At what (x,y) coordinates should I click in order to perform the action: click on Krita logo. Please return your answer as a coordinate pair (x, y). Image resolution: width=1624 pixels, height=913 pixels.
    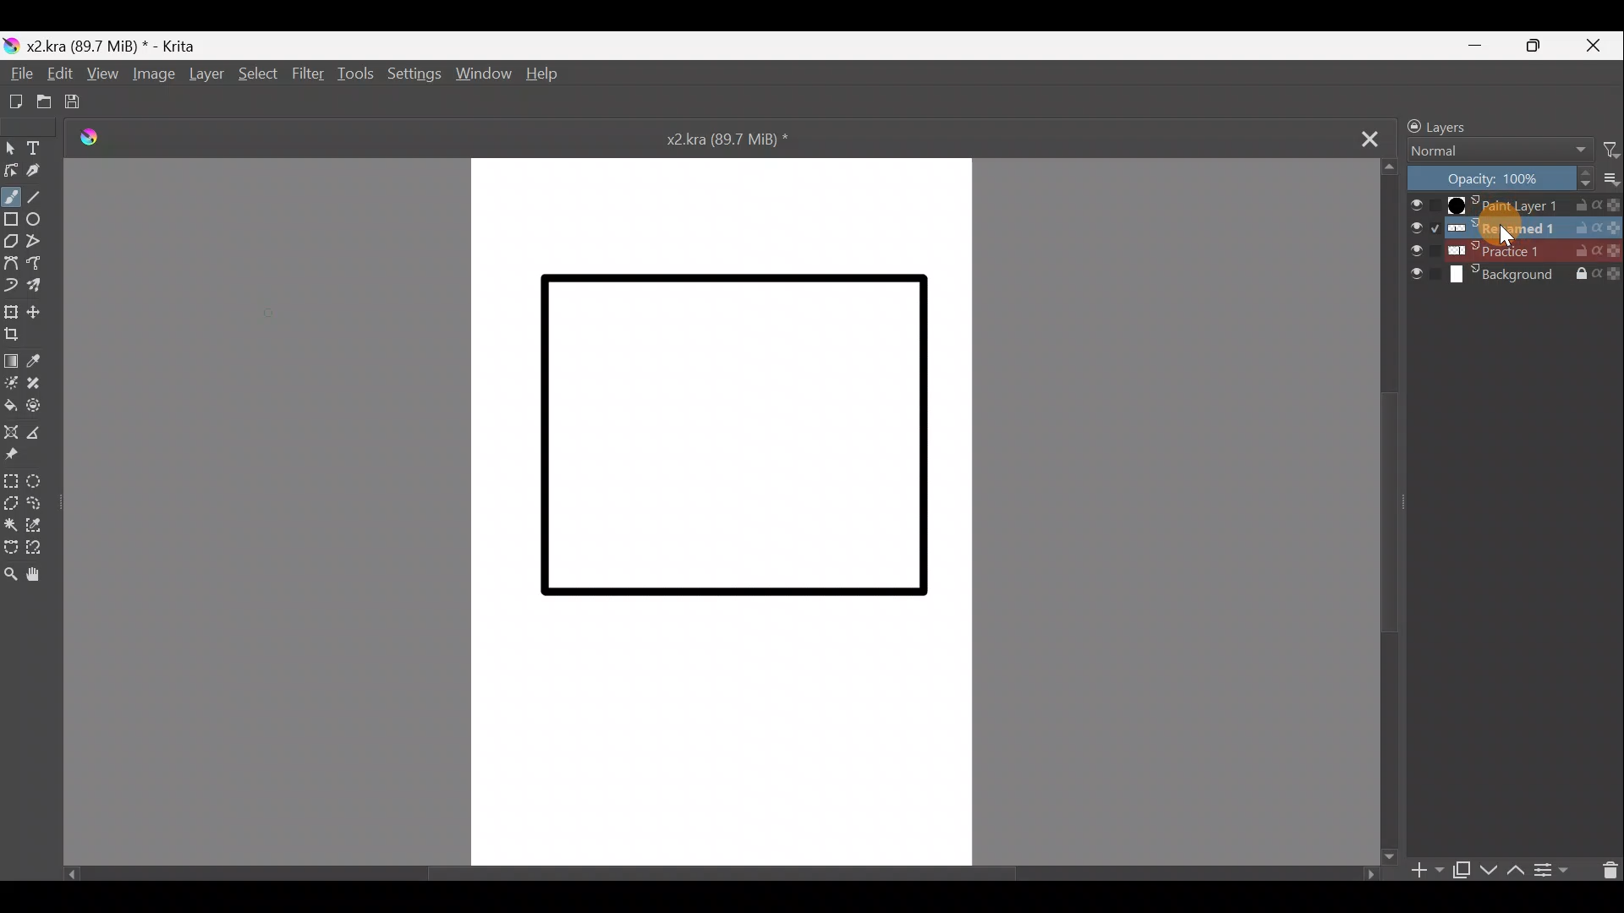
    Looking at the image, I should click on (11, 47).